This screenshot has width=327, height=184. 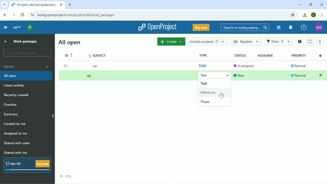 I want to click on Recently created, so click(x=19, y=95).